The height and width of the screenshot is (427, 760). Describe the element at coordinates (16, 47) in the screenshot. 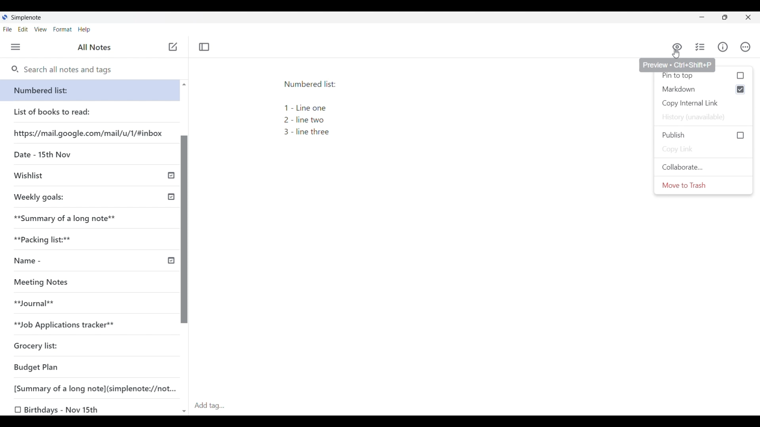

I see `Menu` at that location.